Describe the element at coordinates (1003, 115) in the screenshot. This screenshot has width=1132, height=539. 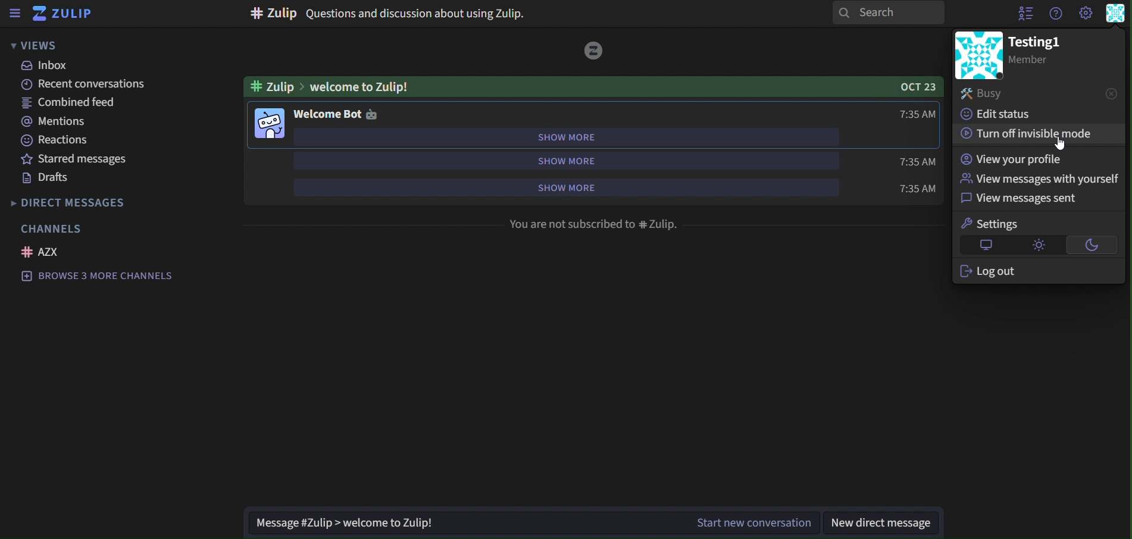
I see `edit status` at that location.